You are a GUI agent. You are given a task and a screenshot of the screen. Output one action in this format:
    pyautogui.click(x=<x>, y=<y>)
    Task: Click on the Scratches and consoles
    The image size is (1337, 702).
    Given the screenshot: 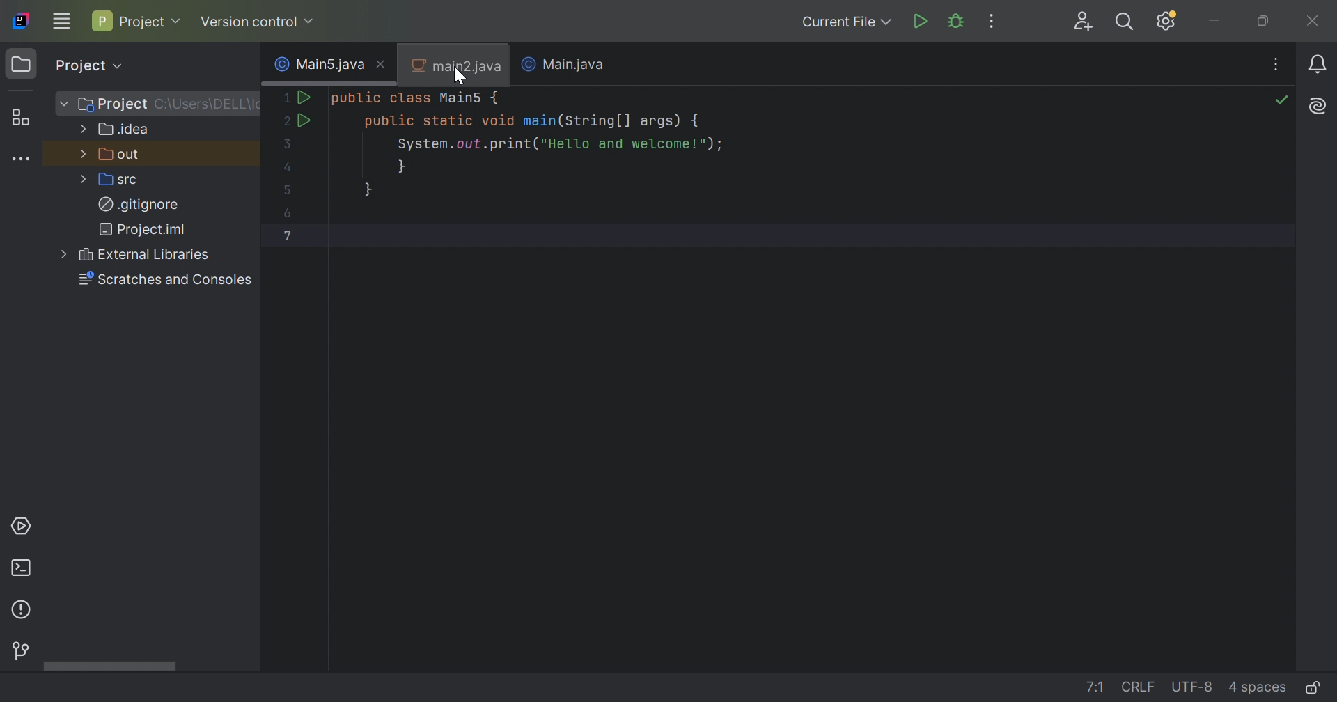 What is the action you would take?
    pyautogui.click(x=168, y=279)
    